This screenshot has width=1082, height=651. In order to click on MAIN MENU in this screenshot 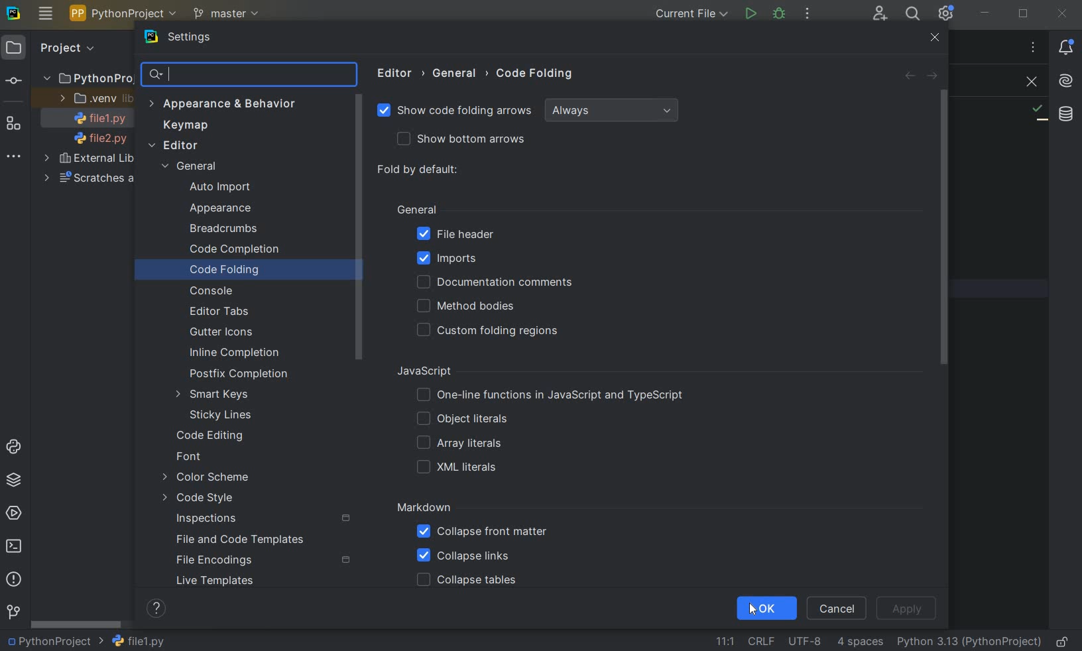, I will do `click(46, 14)`.